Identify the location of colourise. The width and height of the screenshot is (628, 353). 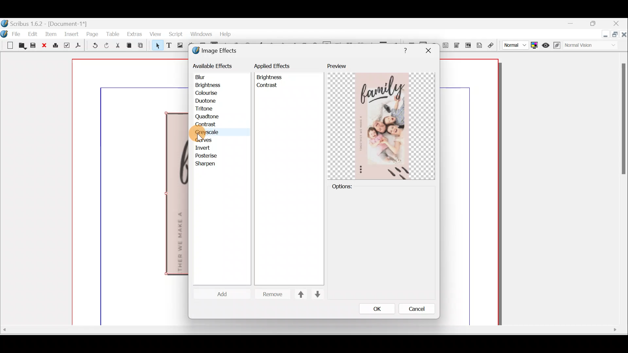
(210, 93).